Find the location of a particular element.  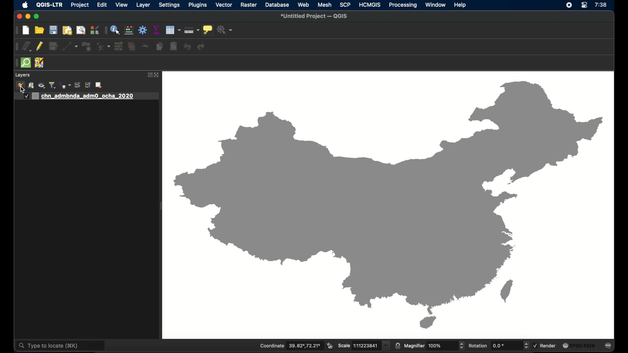

show map tips is located at coordinates (208, 30).